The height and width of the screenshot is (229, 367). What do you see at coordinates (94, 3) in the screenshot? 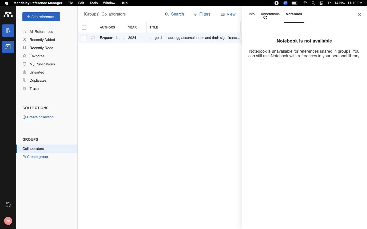
I see `Tools` at bounding box center [94, 3].